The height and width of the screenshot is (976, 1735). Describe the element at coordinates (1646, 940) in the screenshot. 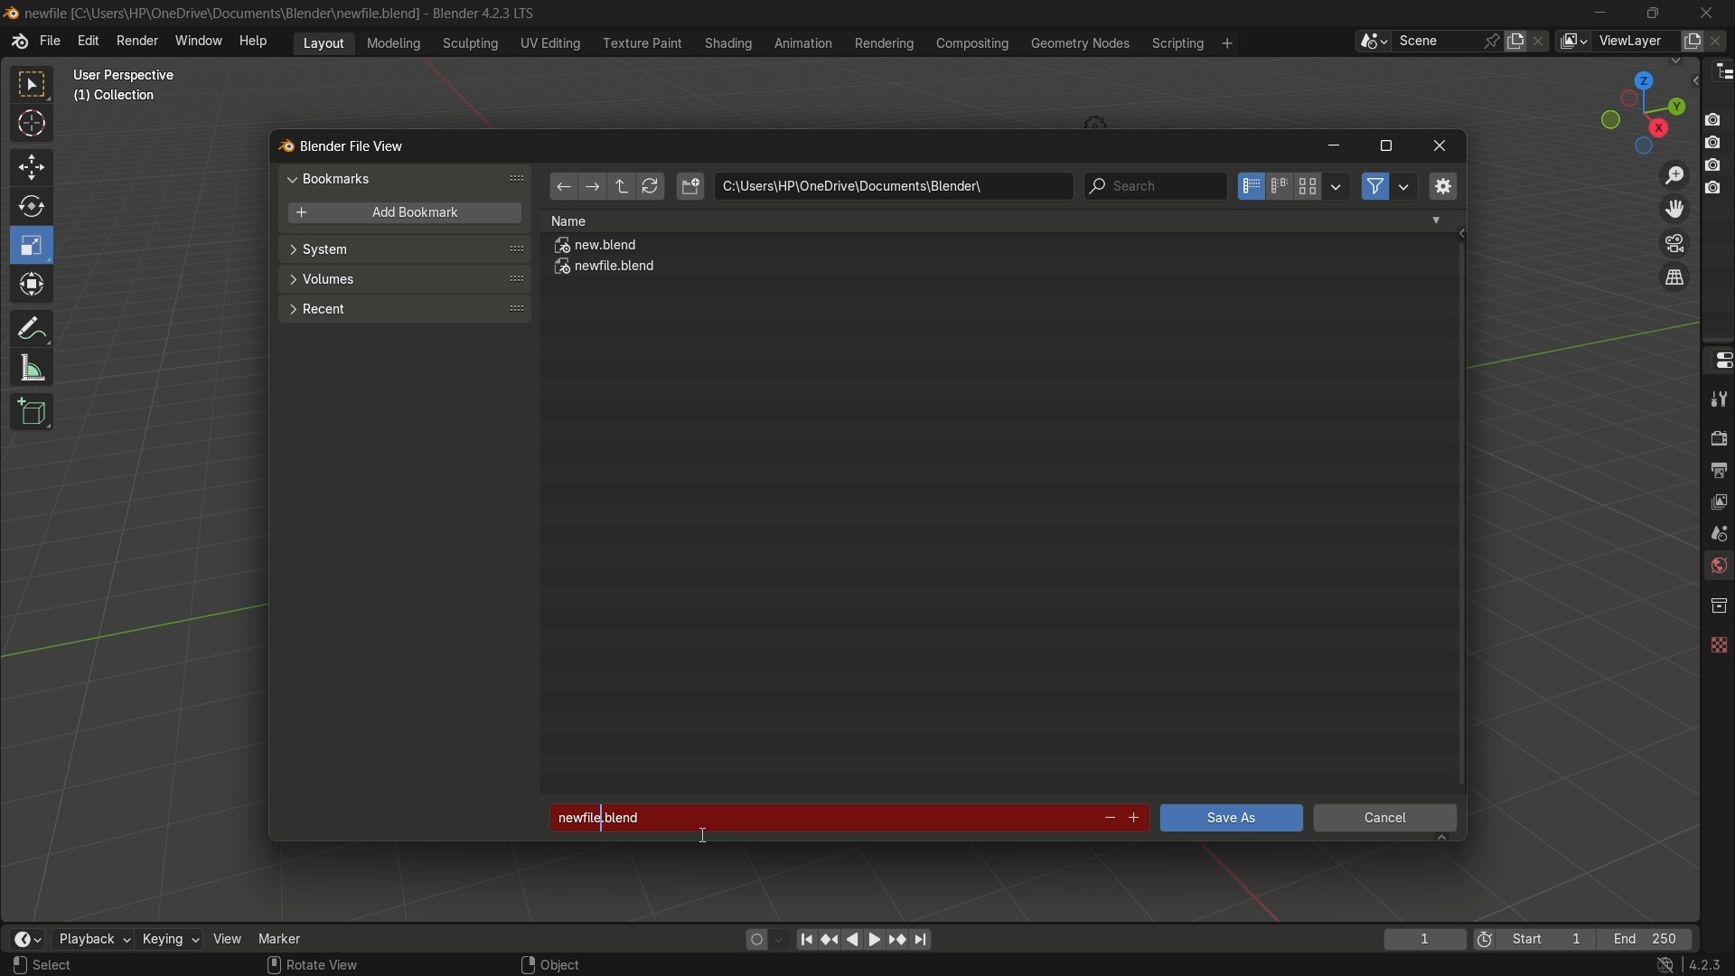

I see `final frame of the playback` at that location.